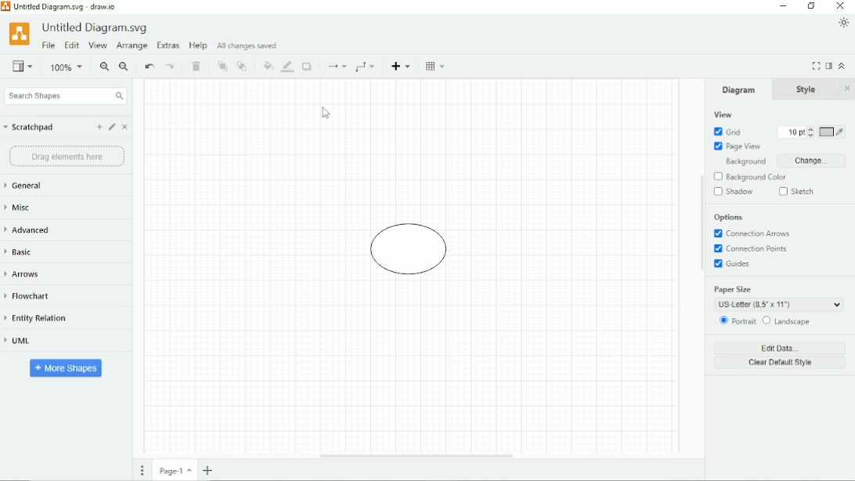  Describe the element at coordinates (437, 67) in the screenshot. I see `Table` at that location.